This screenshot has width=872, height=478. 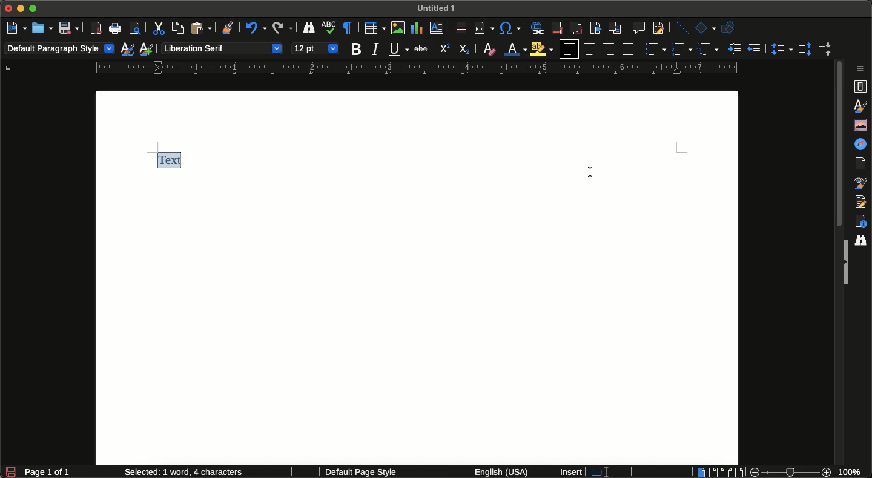 What do you see at coordinates (682, 49) in the screenshot?
I see `Toggle ordered list` at bounding box center [682, 49].